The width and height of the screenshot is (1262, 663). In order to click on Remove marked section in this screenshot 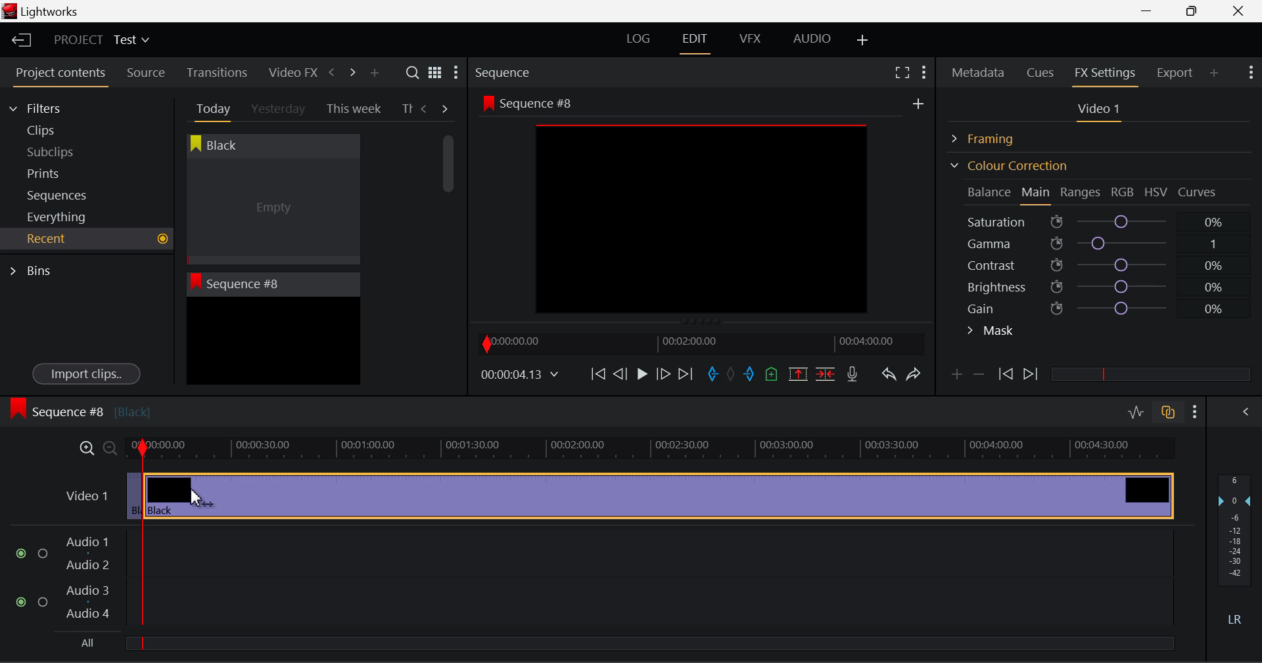, I will do `click(797, 373)`.